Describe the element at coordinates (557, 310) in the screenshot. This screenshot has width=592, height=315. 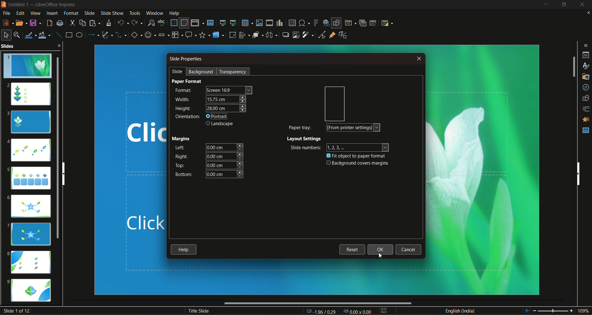
I see `zoom` at that location.